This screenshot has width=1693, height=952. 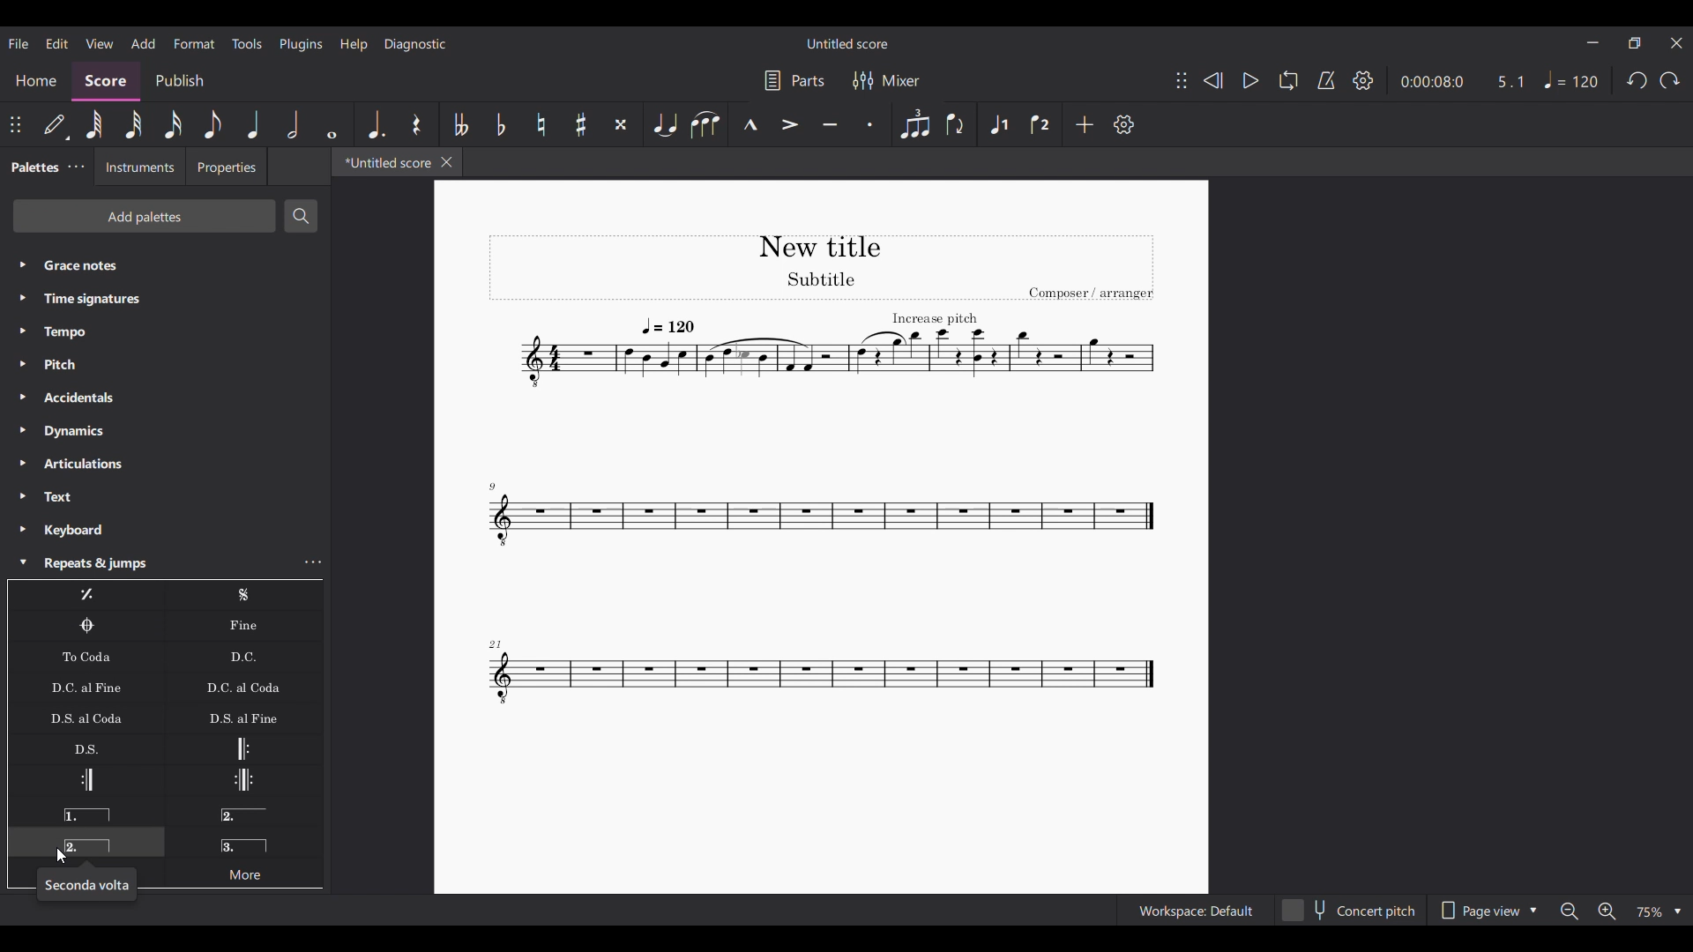 What do you see at coordinates (314, 562) in the screenshot?
I see `Repeats and jumps settings` at bounding box center [314, 562].